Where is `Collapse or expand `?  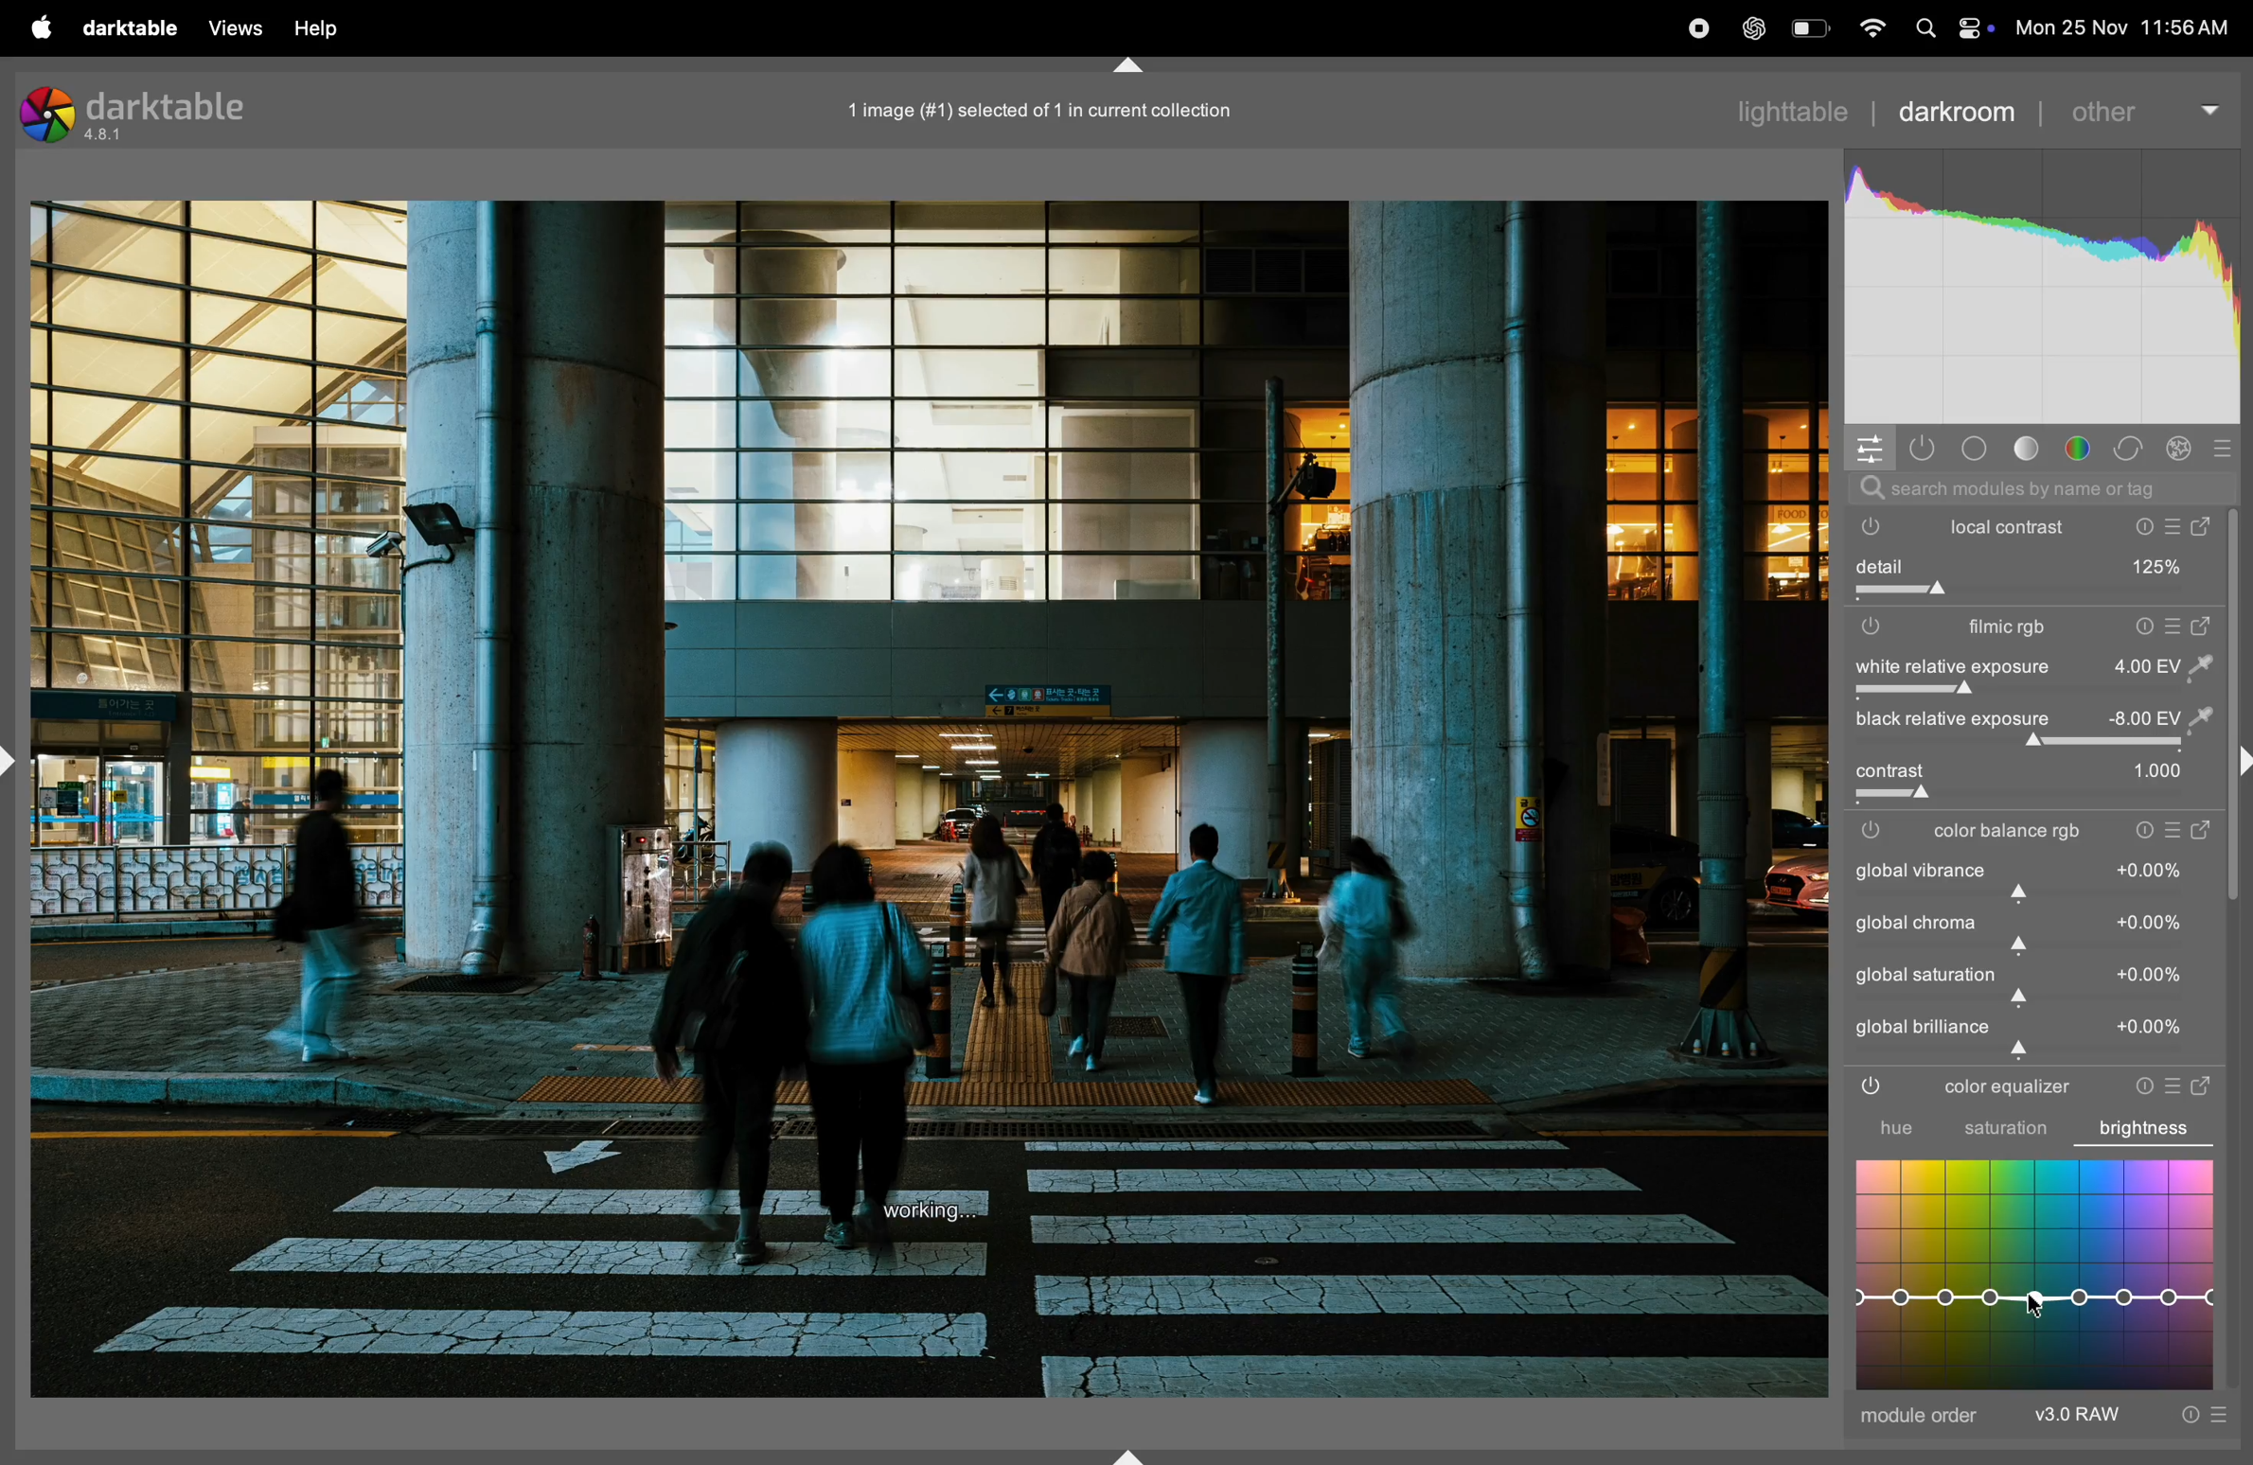 Collapse or expand  is located at coordinates (2239, 764).